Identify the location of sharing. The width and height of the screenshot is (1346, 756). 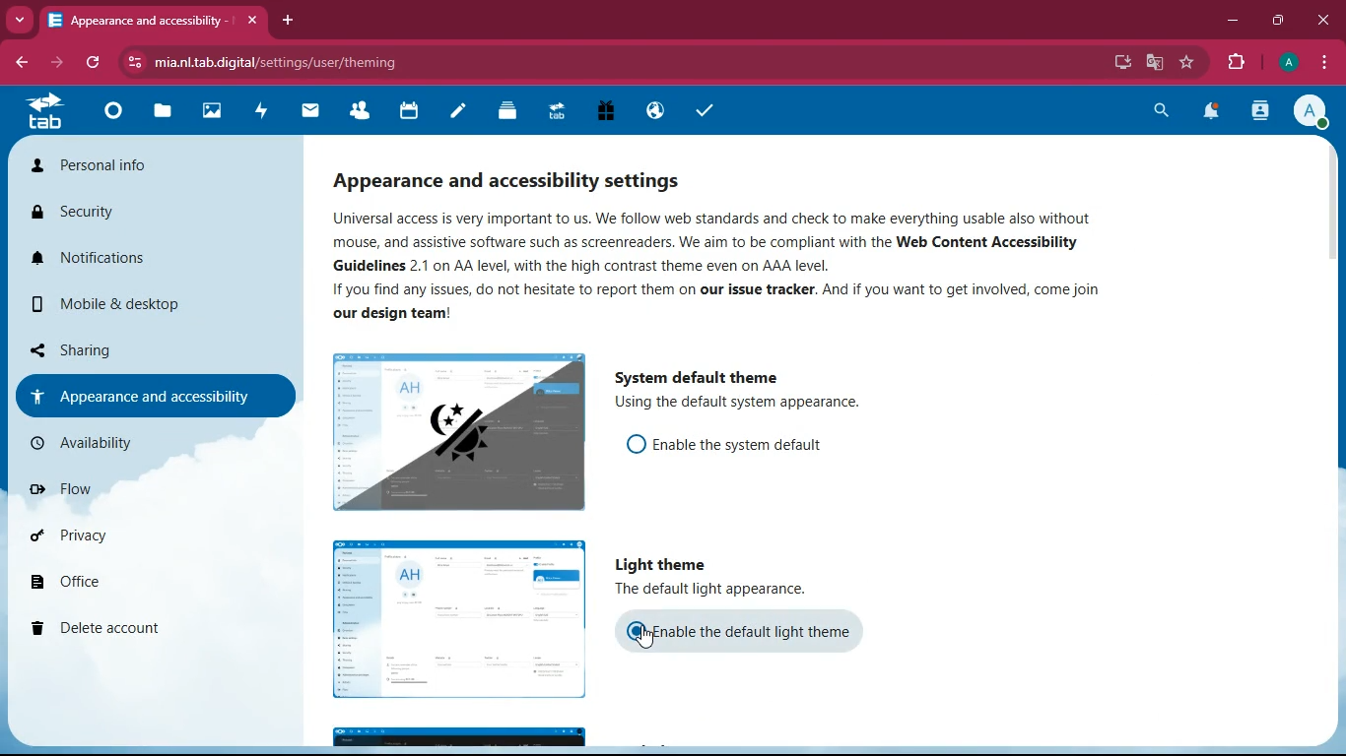
(141, 348).